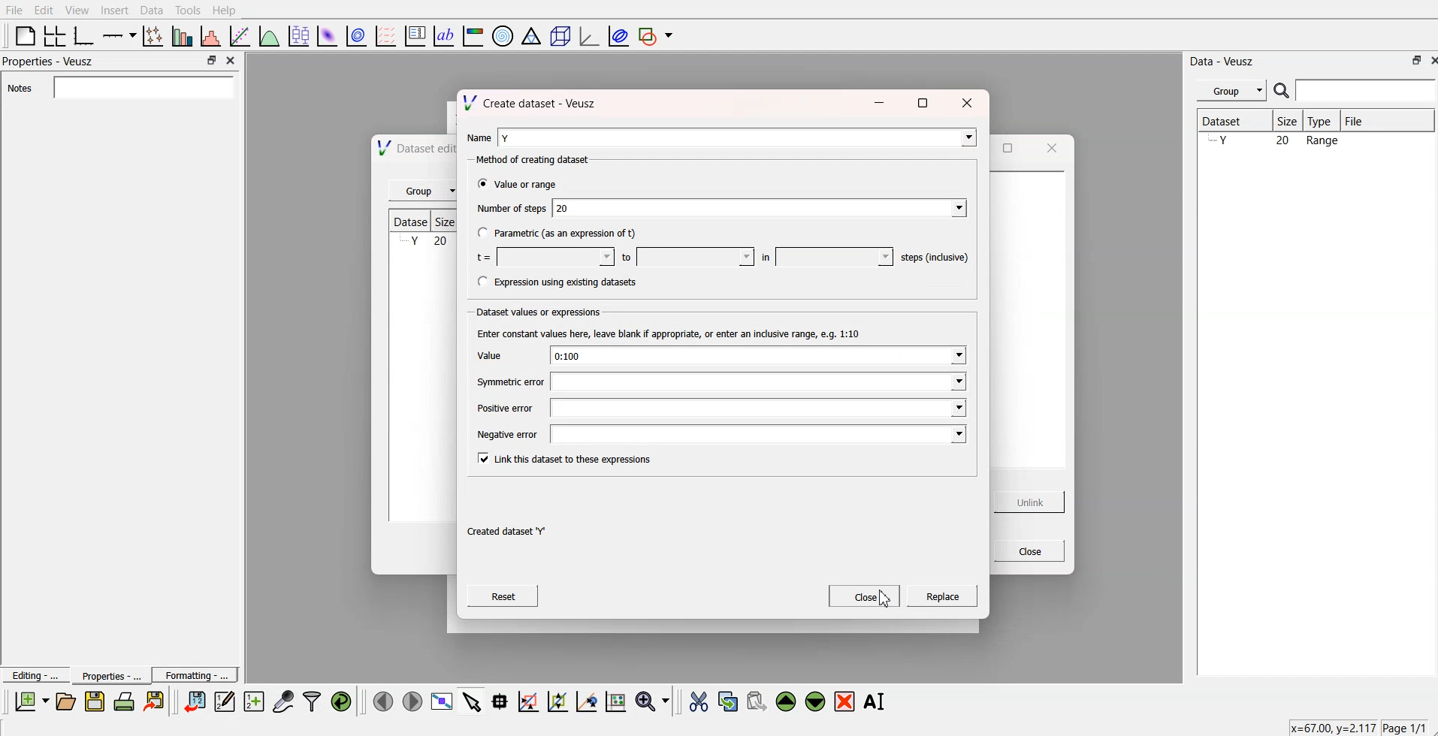  What do you see at coordinates (56, 35) in the screenshot?
I see `arrange a graph in a grid` at bounding box center [56, 35].